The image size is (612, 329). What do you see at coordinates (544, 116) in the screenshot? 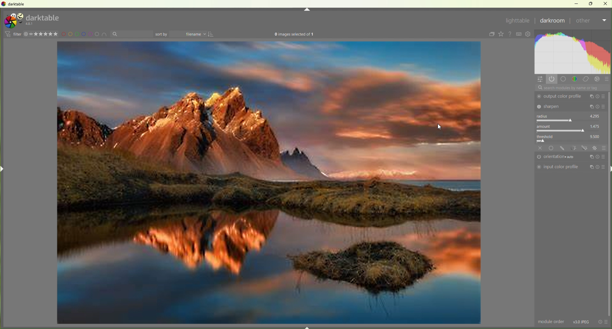
I see `radius` at bounding box center [544, 116].